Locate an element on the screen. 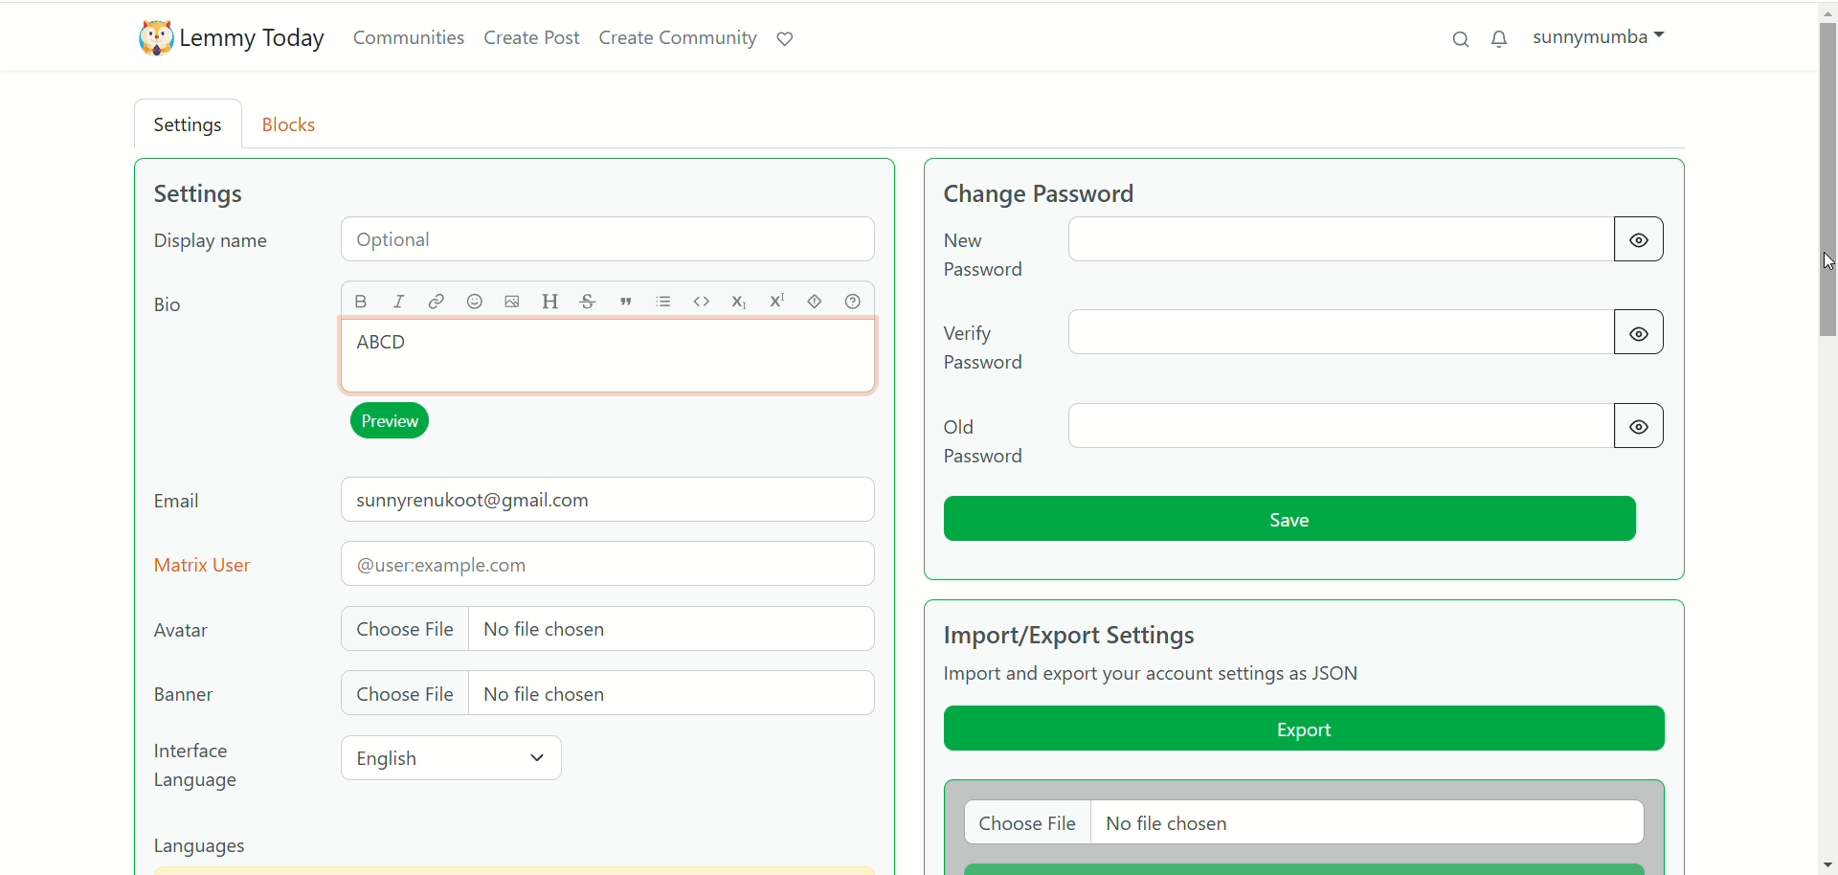  settings is located at coordinates (191, 126).